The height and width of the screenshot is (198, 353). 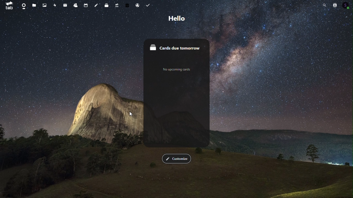 I want to click on cursor, so click(x=130, y=115).